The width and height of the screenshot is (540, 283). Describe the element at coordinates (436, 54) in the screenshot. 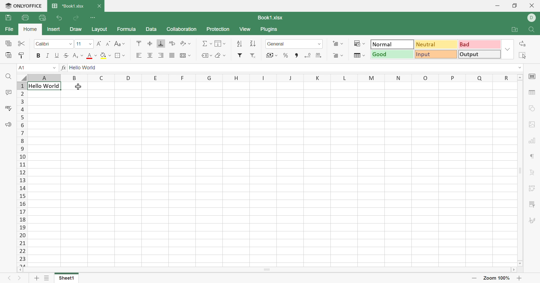

I see `Input` at that location.